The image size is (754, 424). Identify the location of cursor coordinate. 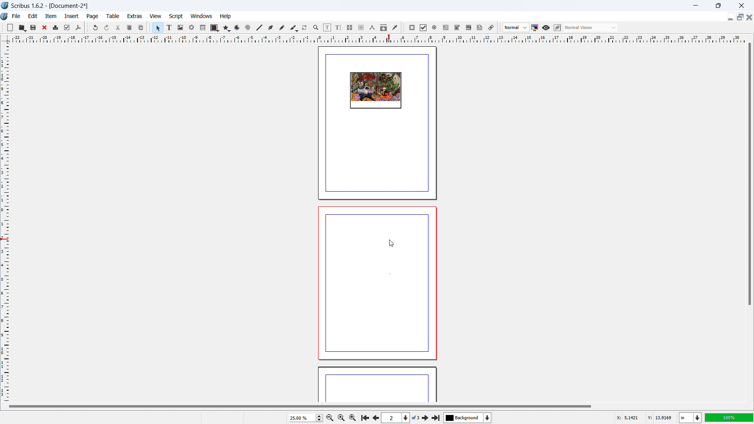
(644, 417).